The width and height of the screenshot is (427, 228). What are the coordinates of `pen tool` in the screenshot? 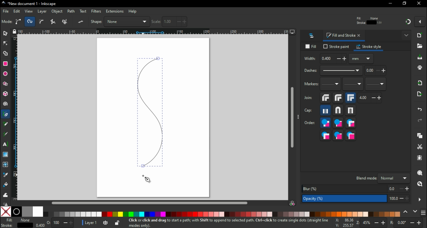 It's located at (6, 114).